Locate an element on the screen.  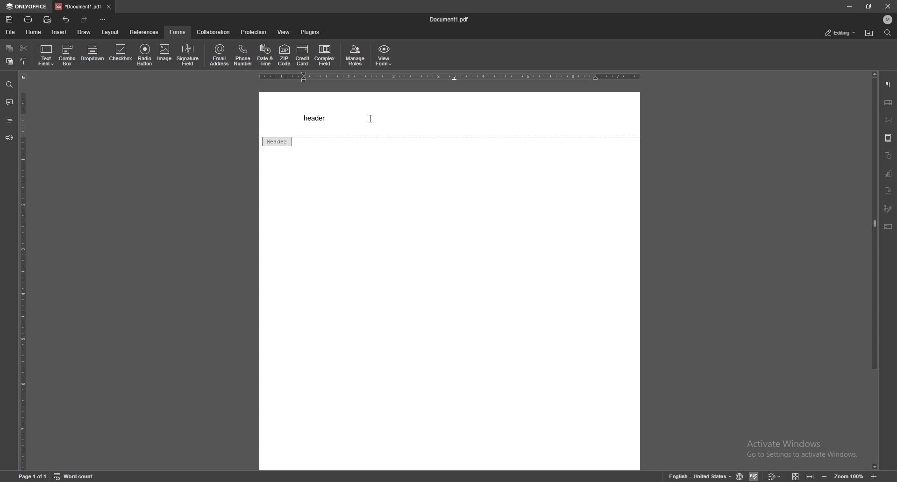
zoom out is located at coordinates (824, 476).